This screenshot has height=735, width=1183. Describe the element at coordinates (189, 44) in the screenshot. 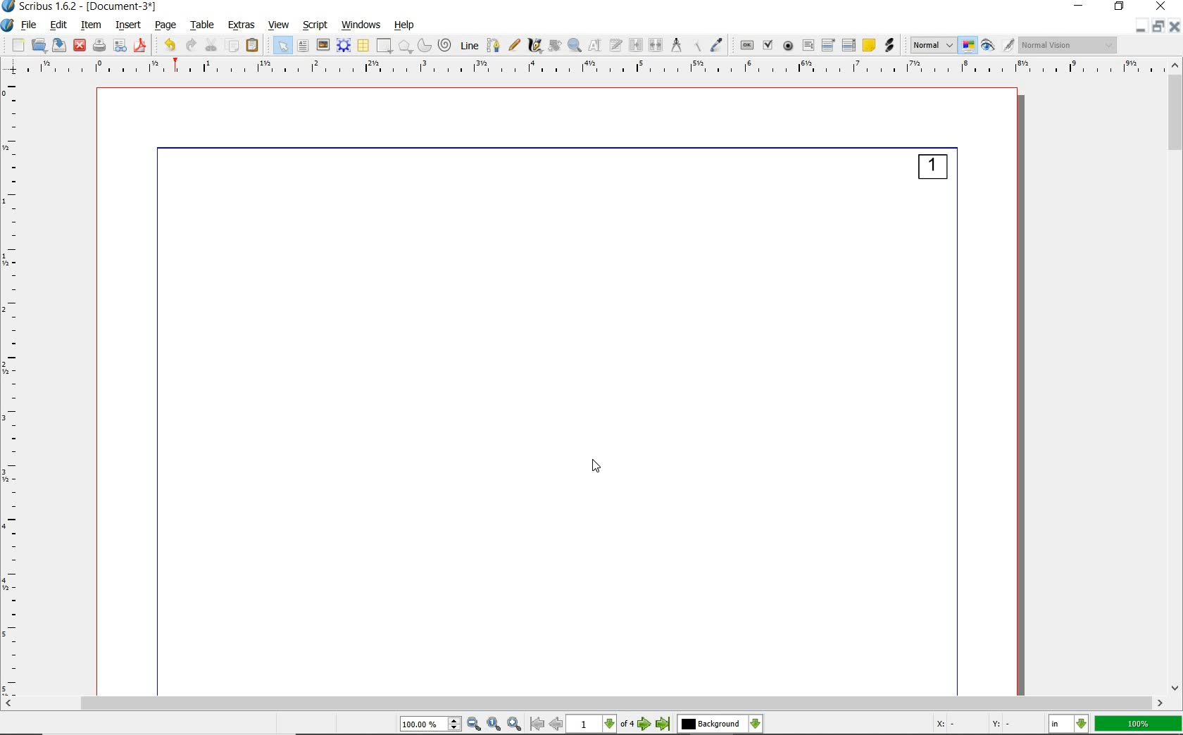

I see `redo` at that location.